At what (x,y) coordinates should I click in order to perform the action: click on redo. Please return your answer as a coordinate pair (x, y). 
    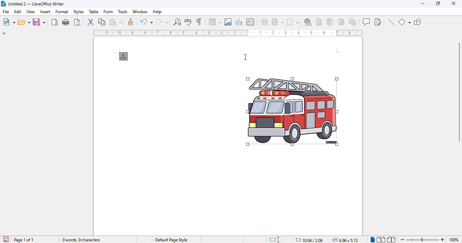
    Looking at the image, I should click on (162, 22).